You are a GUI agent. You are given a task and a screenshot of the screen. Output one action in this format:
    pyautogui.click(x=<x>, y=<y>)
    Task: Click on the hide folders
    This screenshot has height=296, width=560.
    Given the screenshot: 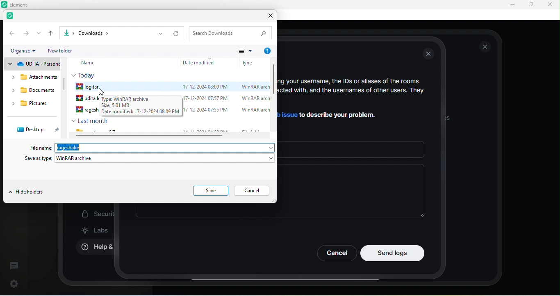 What is the action you would take?
    pyautogui.click(x=27, y=193)
    